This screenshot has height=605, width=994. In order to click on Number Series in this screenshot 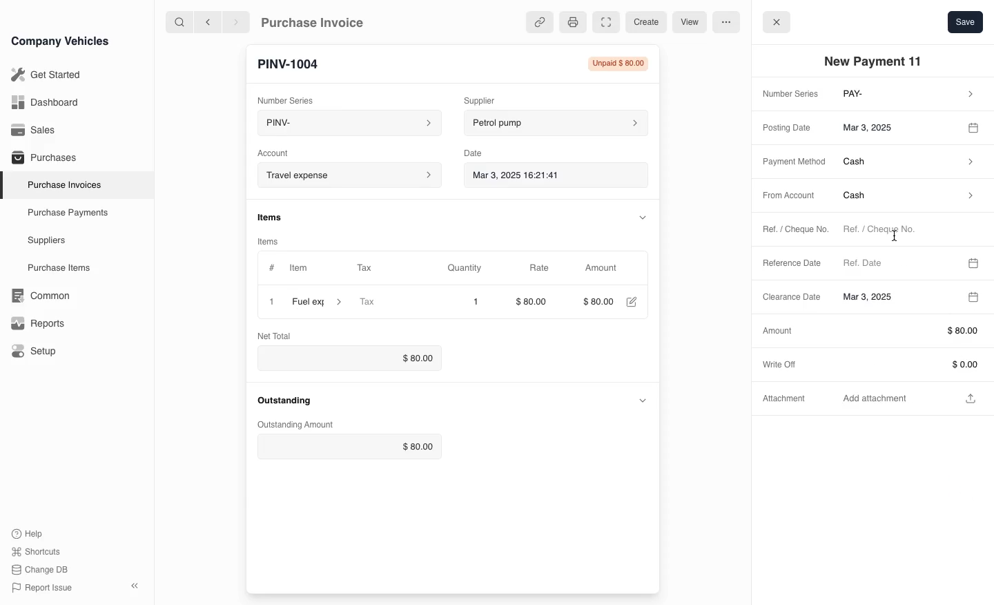, I will do `click(788, 95)`.